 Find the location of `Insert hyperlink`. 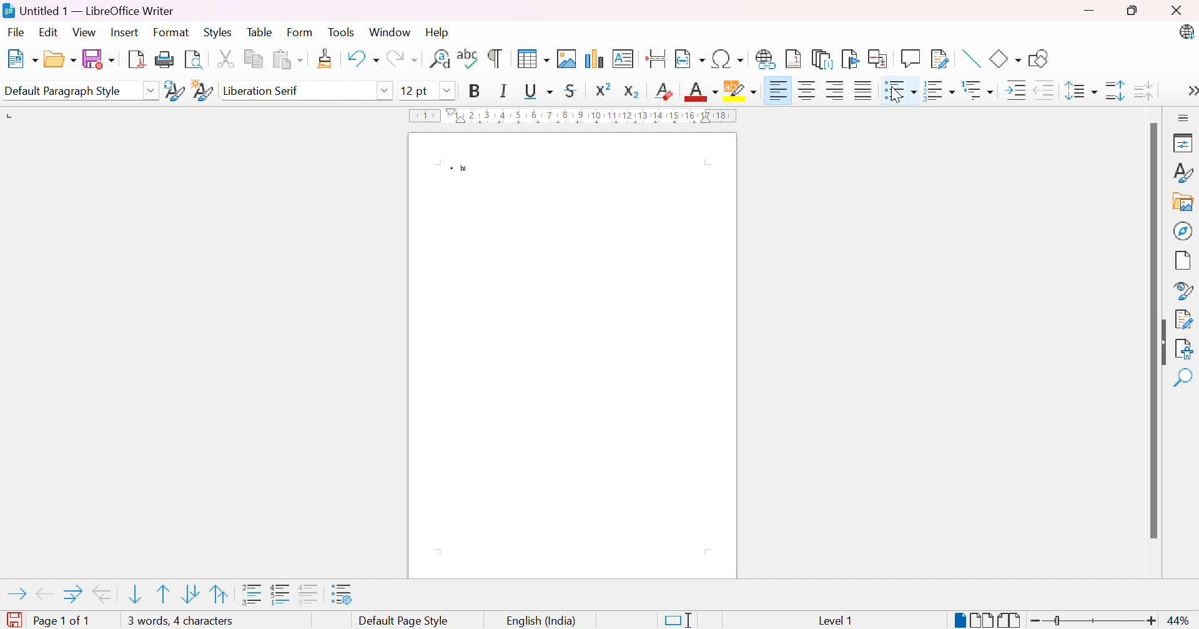

Insert hyperlink is located at coordinates (766, 60).